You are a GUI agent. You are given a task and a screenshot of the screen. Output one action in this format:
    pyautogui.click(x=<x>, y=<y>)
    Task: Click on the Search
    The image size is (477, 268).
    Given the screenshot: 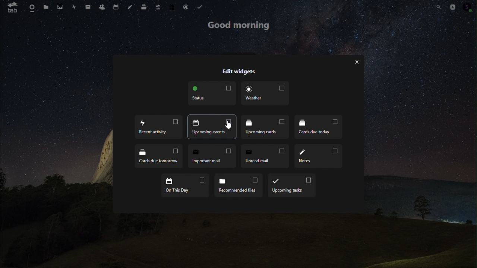 What is the action you would take?
    pyautogui.click(x=438, y=6)
    